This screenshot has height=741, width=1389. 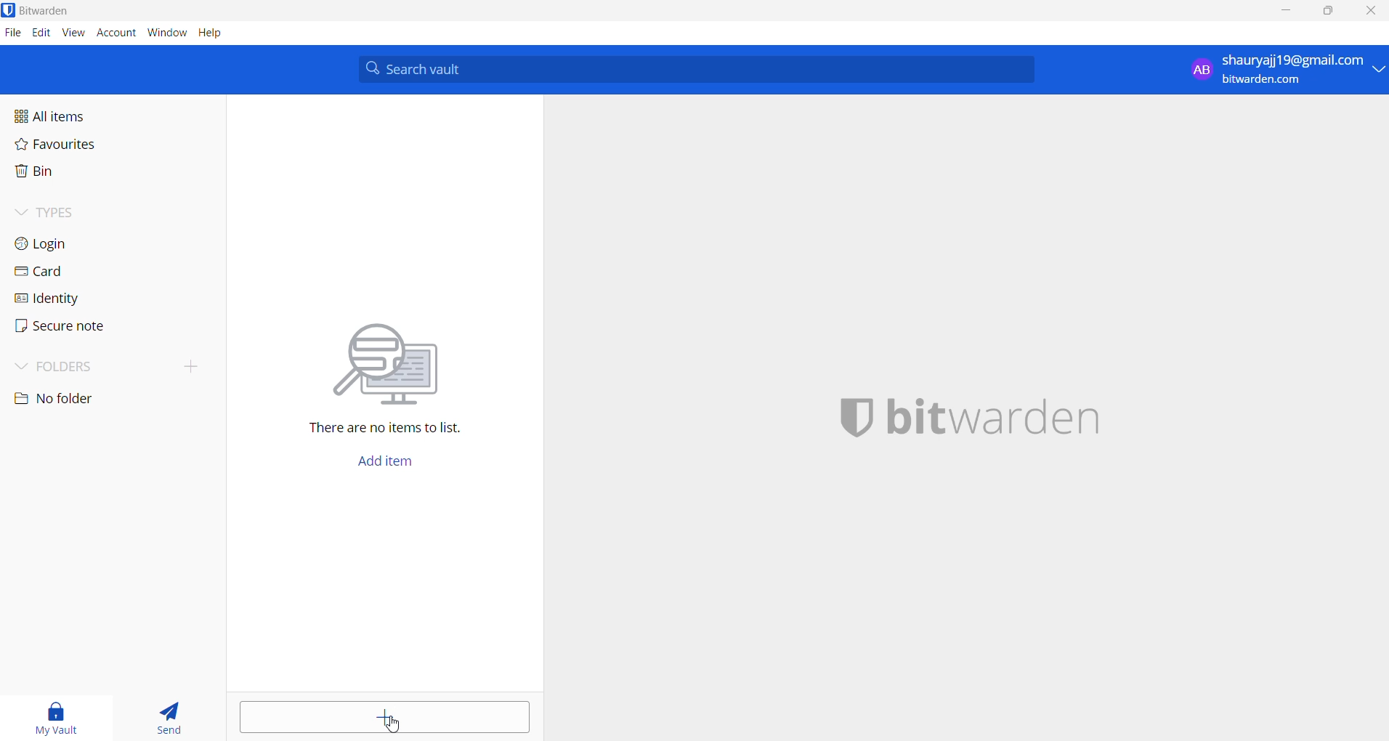 What do you see at coordinates (9, 9) in the screenshot?
I see `application logo` at bounding box center [9, 9].